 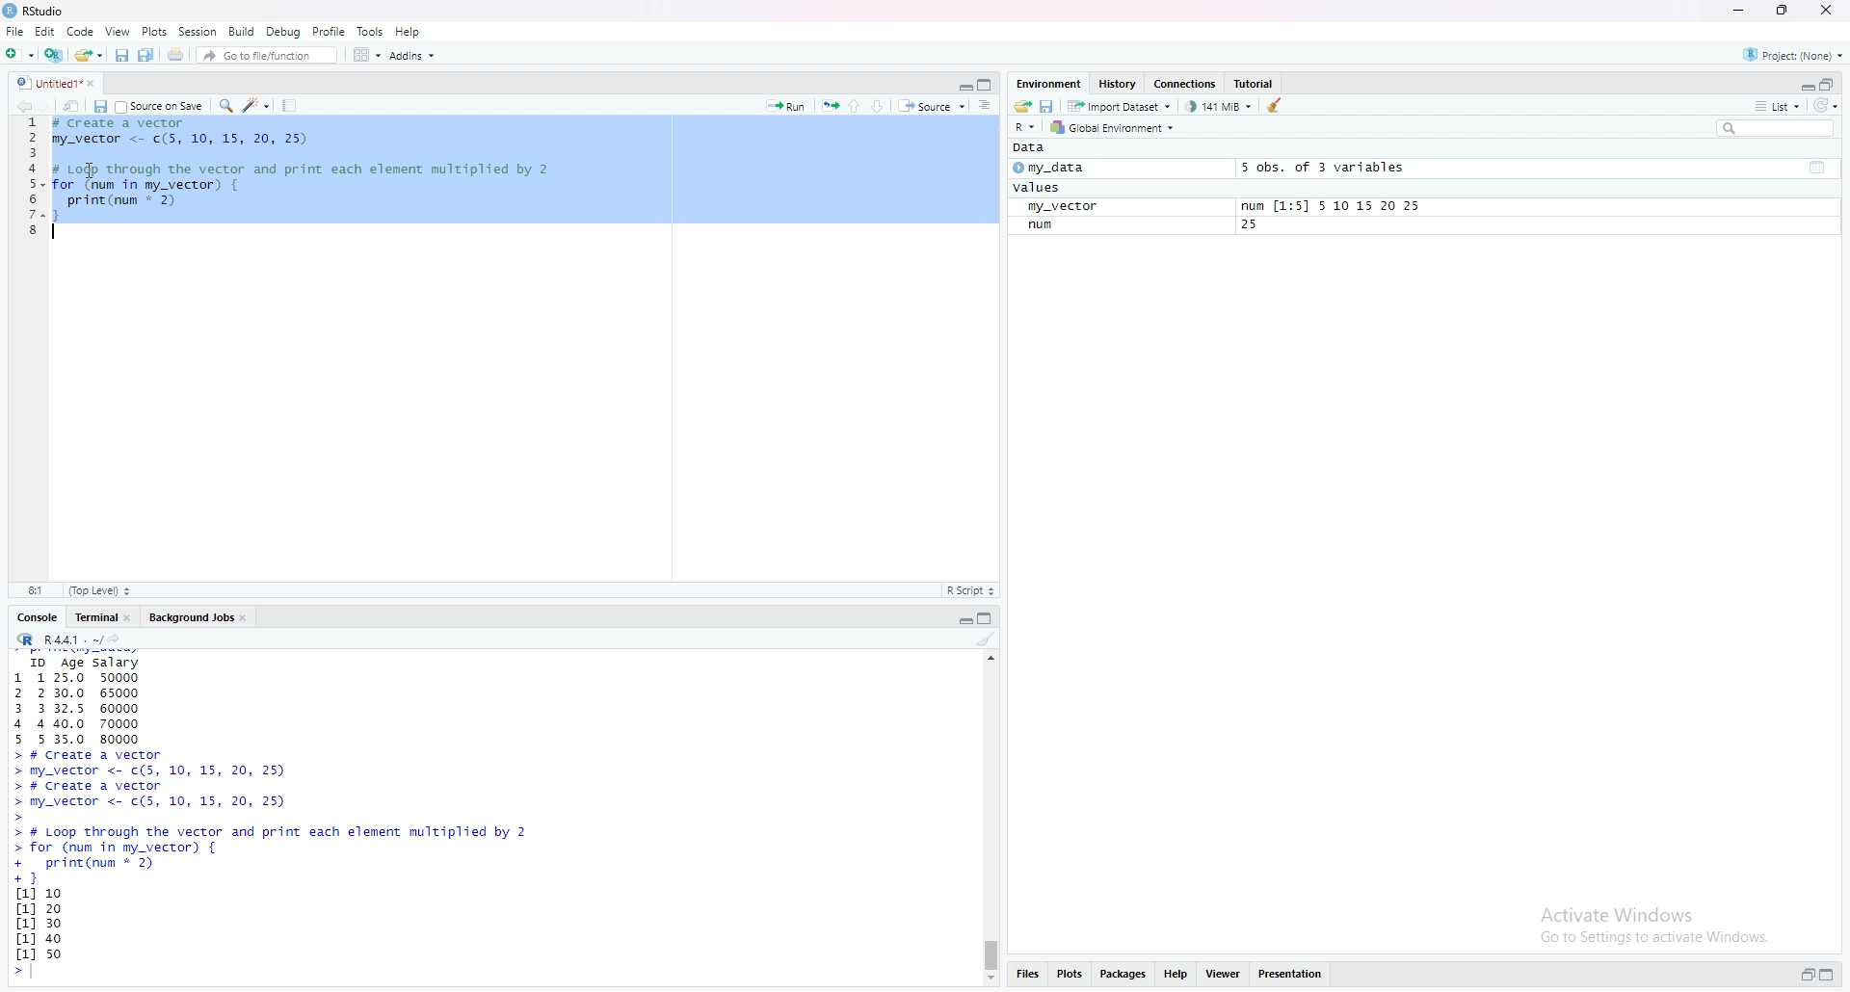 I want to click on save current document, so click(x=100, y=106).